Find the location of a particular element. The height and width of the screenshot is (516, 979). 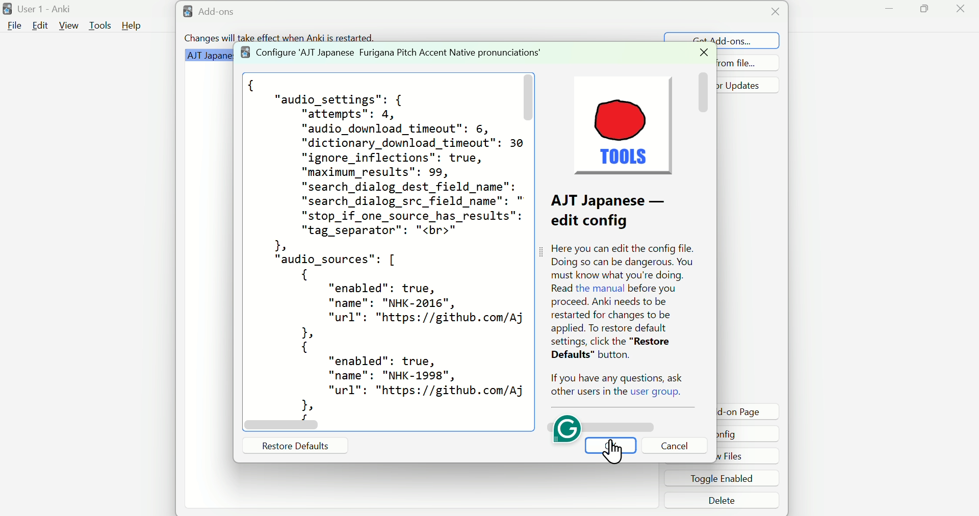

User 1 - Anki is located at coordinates (39, 8).